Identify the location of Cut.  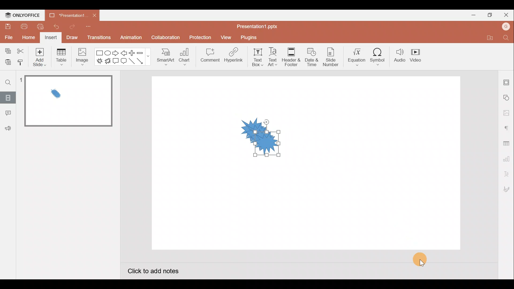
(21, 50).